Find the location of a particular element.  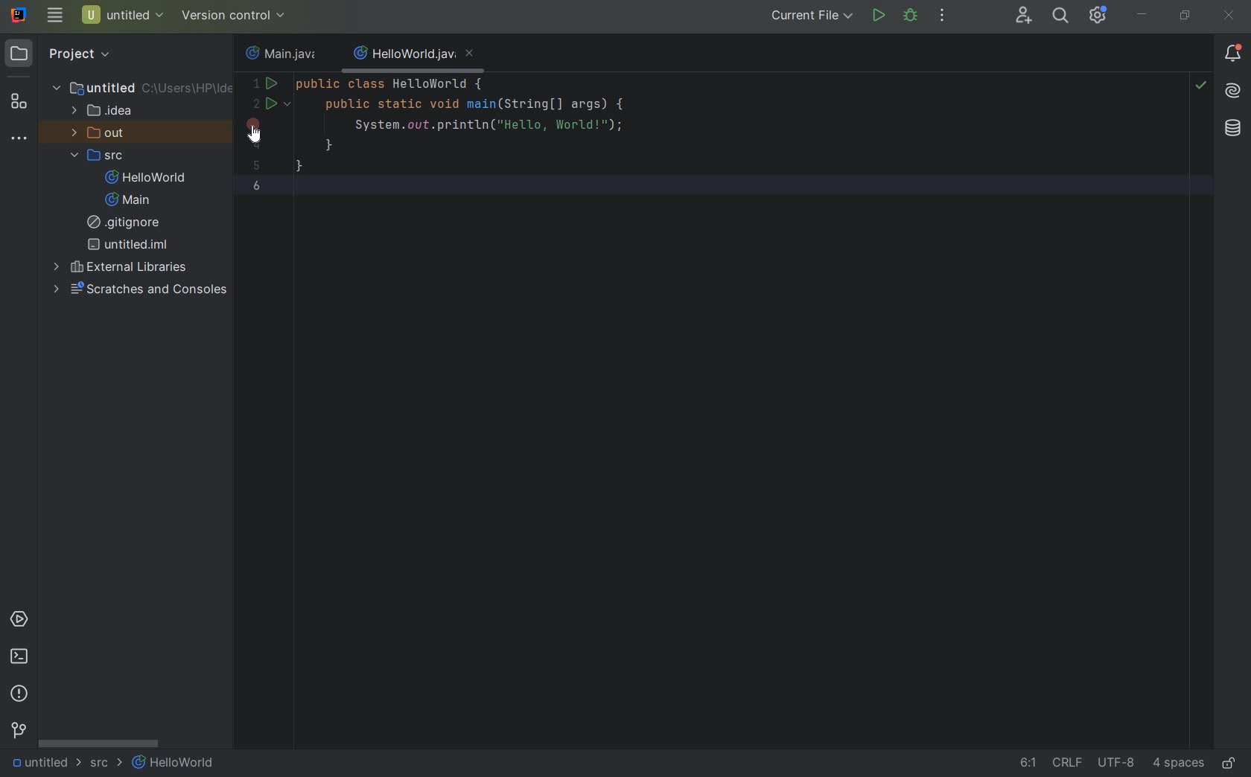

filename is located at coordinates (413, 57).